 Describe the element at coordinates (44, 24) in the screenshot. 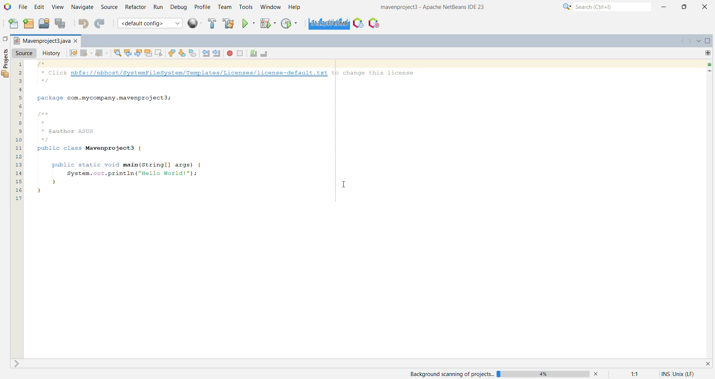

I see `Open Project` at that location.